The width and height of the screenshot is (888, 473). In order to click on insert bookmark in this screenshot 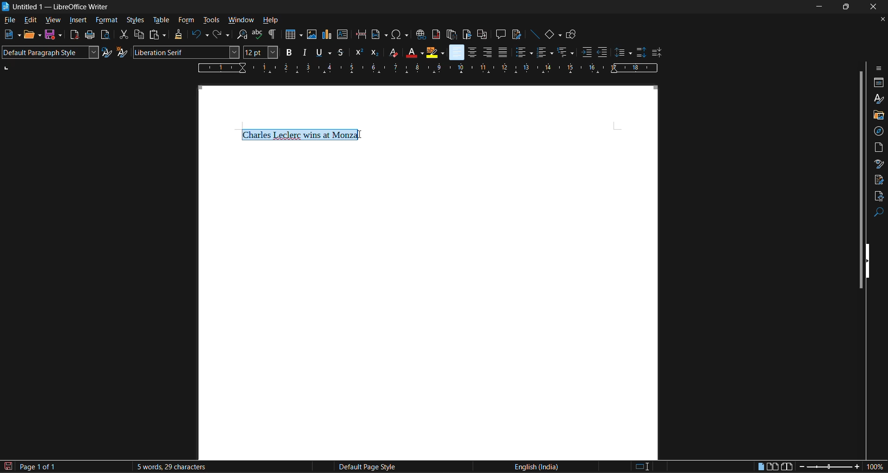, I will do `click(467, 36)`.